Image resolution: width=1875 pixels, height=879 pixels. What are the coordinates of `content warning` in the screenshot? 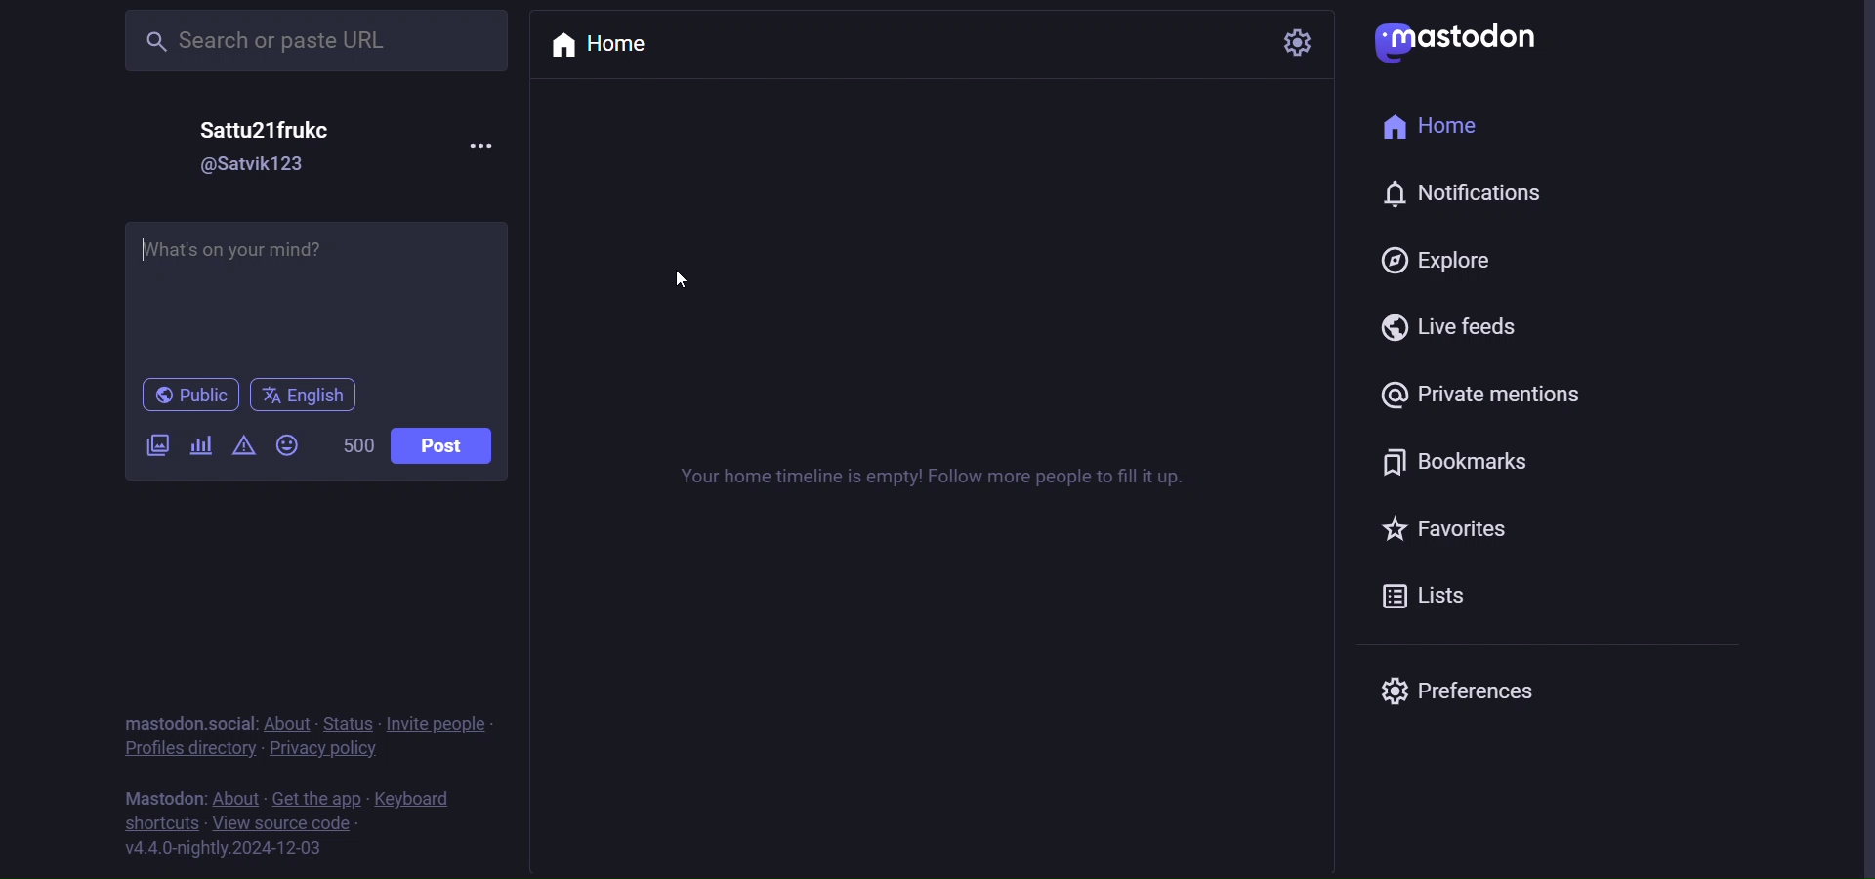 It's located at (241, 444).